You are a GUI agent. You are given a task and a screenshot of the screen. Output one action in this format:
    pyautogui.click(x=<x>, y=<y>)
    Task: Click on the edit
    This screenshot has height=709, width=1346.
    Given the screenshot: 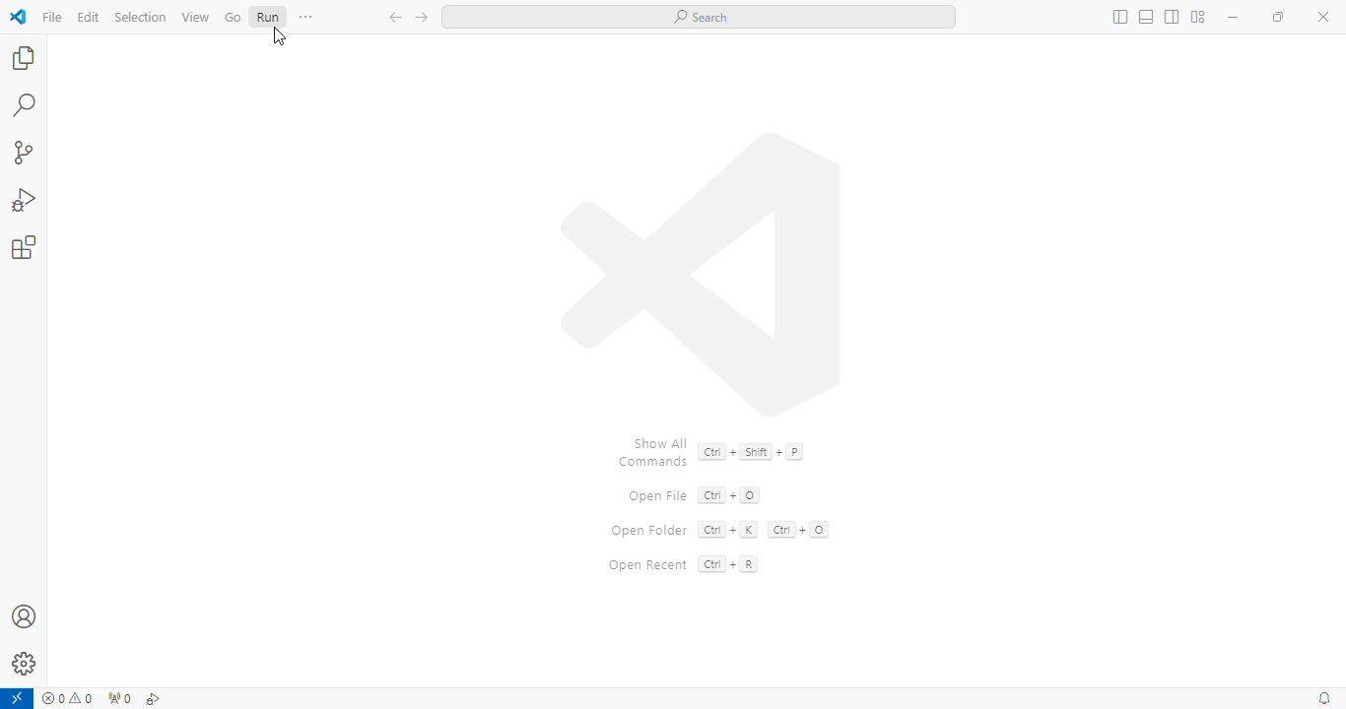 What is the action you would take?
    pyautogui.click(x=89, y=17)
    